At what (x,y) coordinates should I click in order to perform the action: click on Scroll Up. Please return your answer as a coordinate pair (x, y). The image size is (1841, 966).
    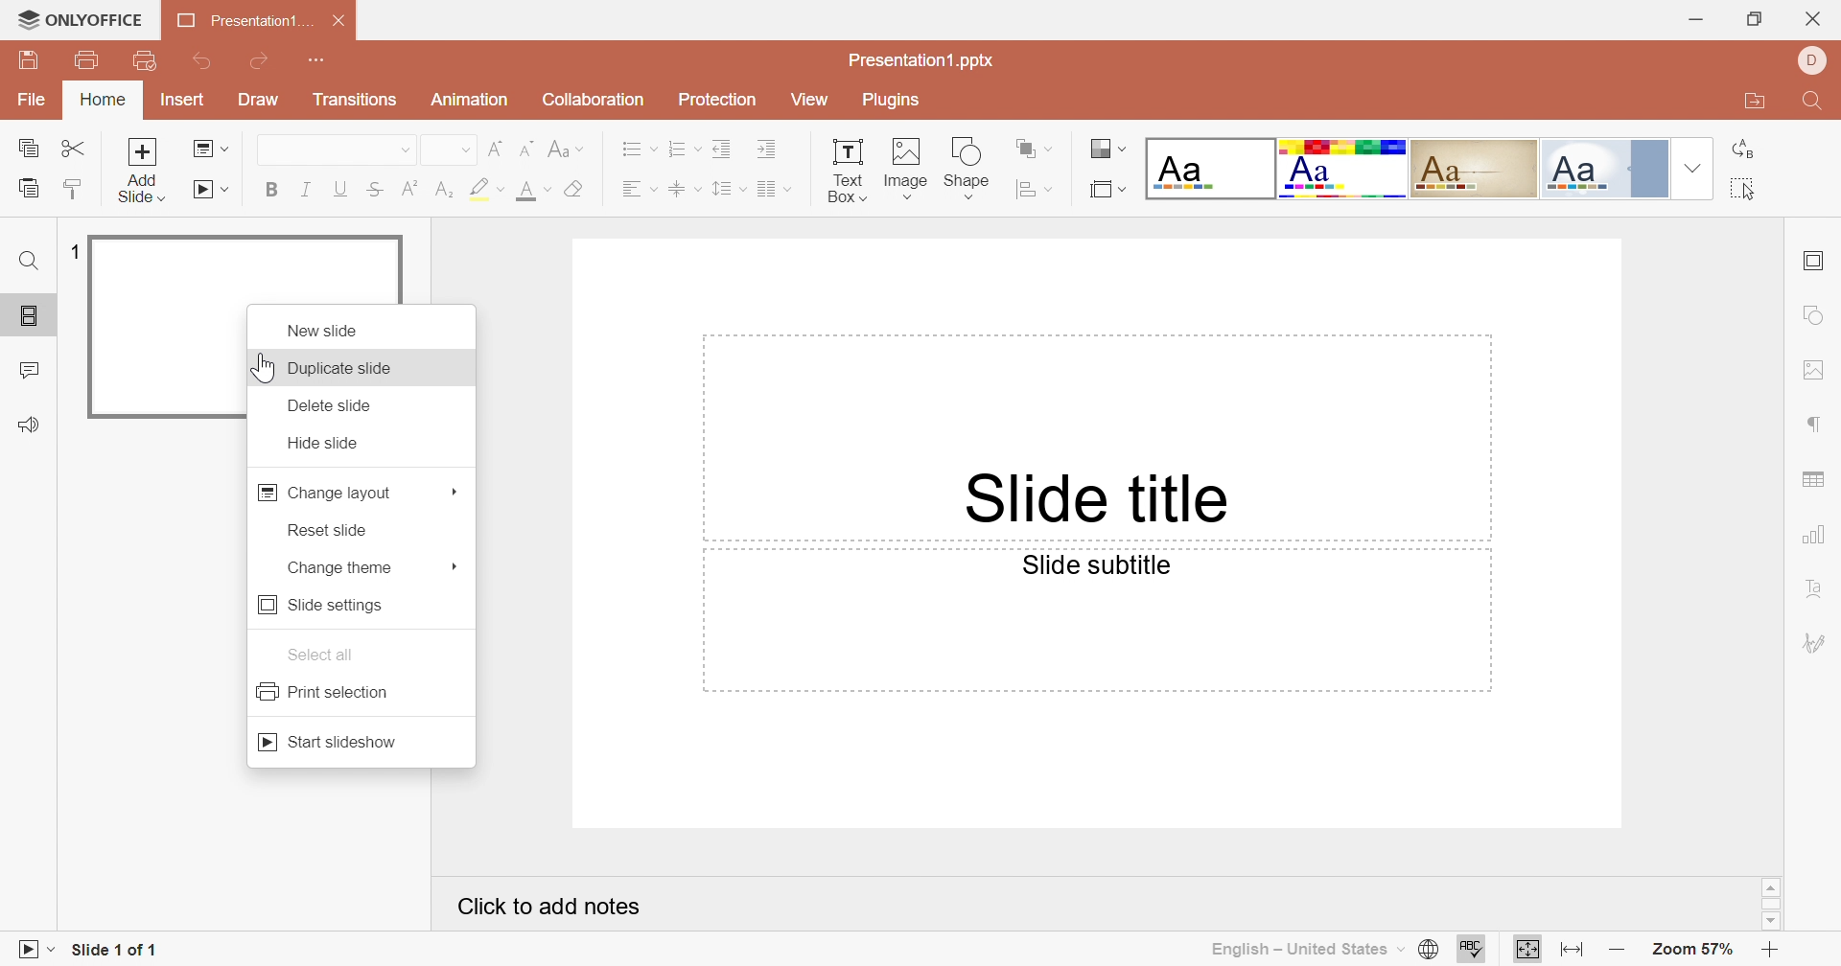
    Looking at the image, I should click on (1764, 885).